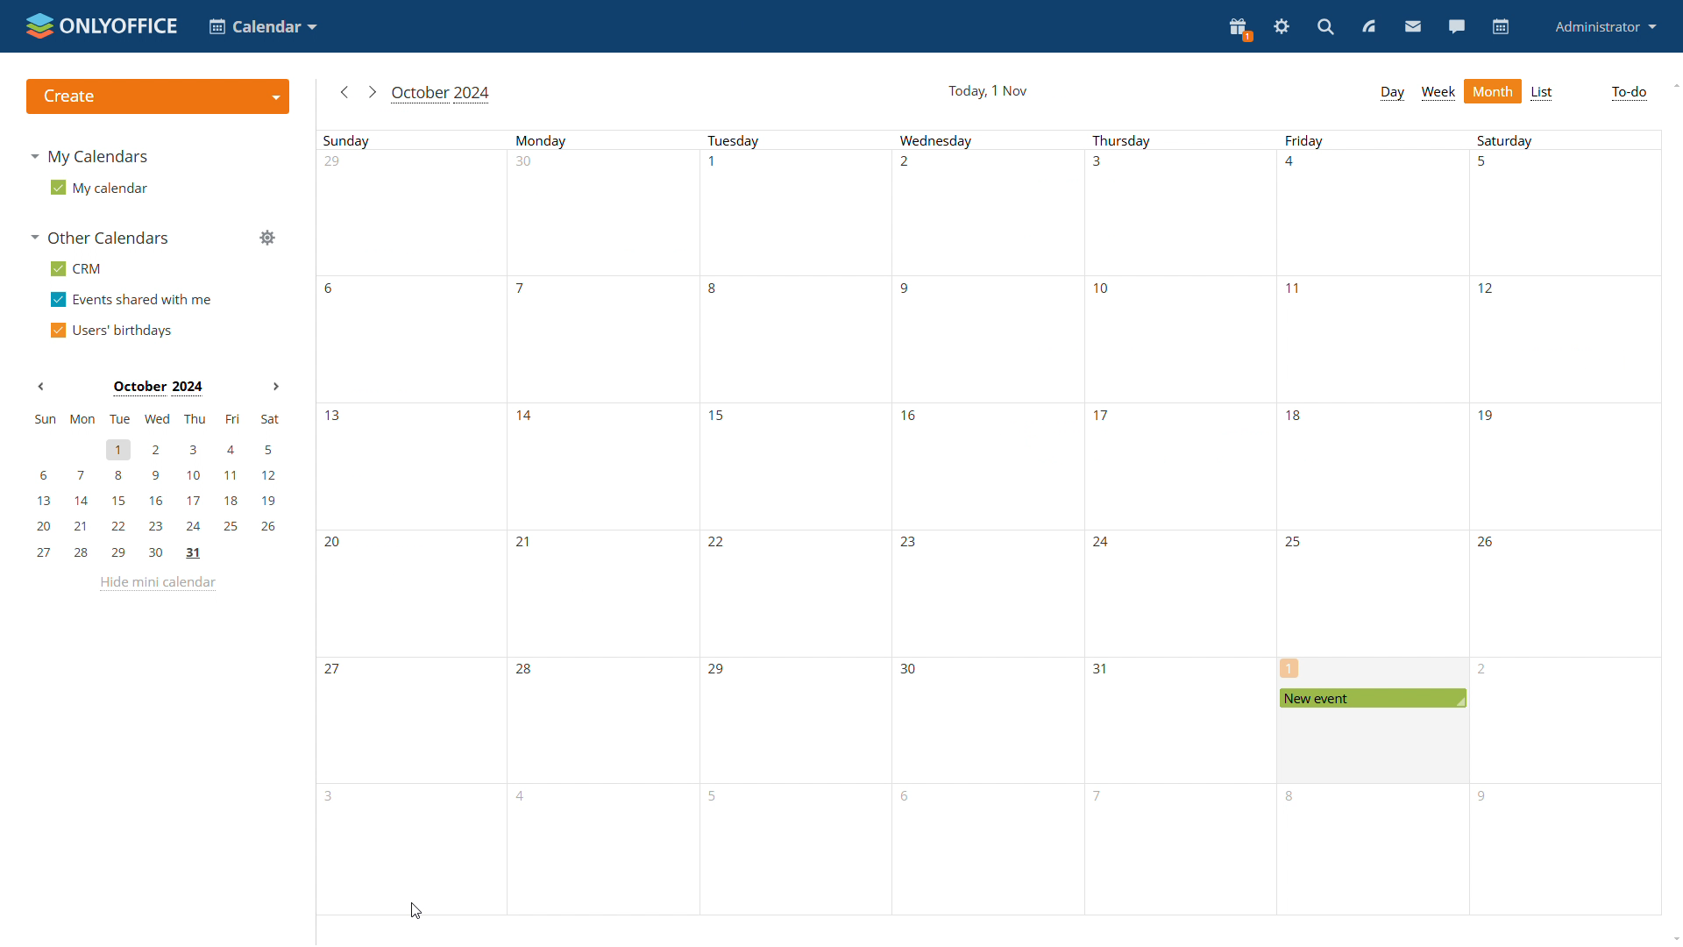 This screenshot has width=1683, height=947. What do you see at coordinates (102, 239) in the screenshot?
I see `other calendars` at bounding box center [102, 239].